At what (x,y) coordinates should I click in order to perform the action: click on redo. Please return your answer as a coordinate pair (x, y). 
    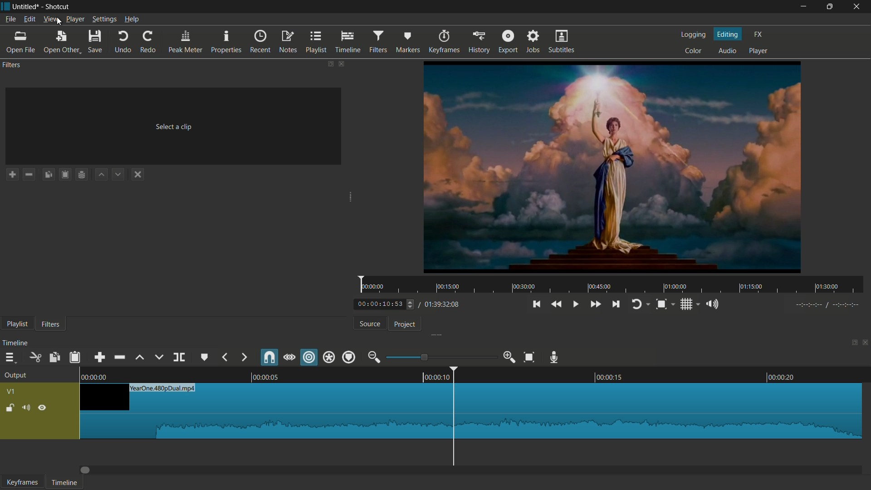
    Looking at the image, I should click on (148, 43).